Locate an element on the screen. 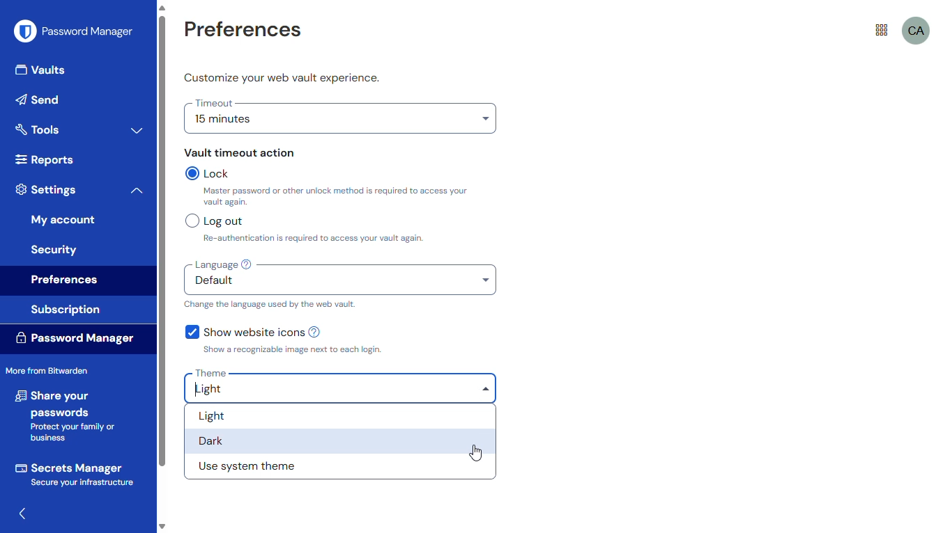 Image resolution: width=952 pixels, height=533 pixels. password manager is located at coordinates (75, 337).